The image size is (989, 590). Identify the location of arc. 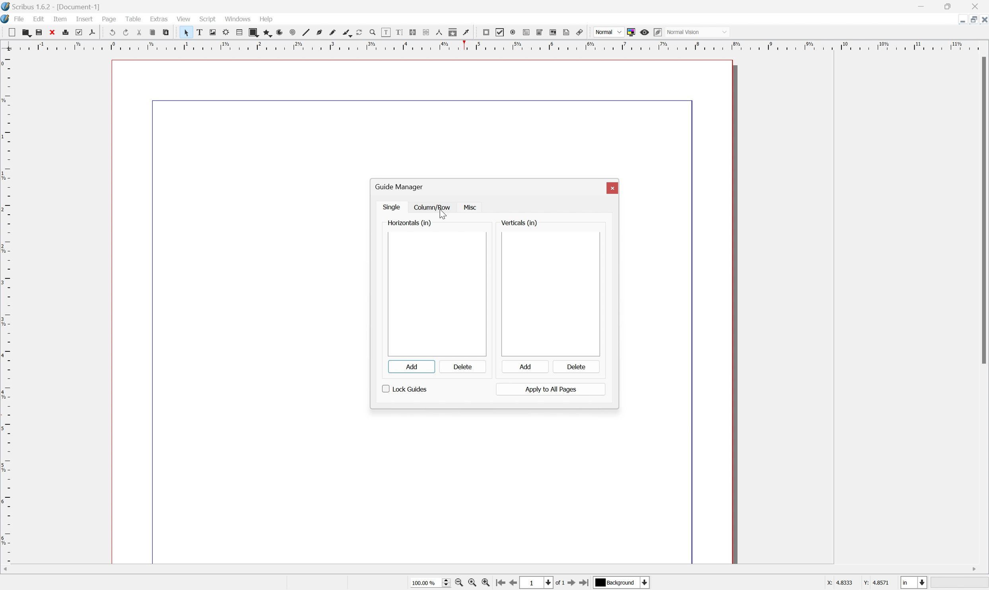
(279, 33).